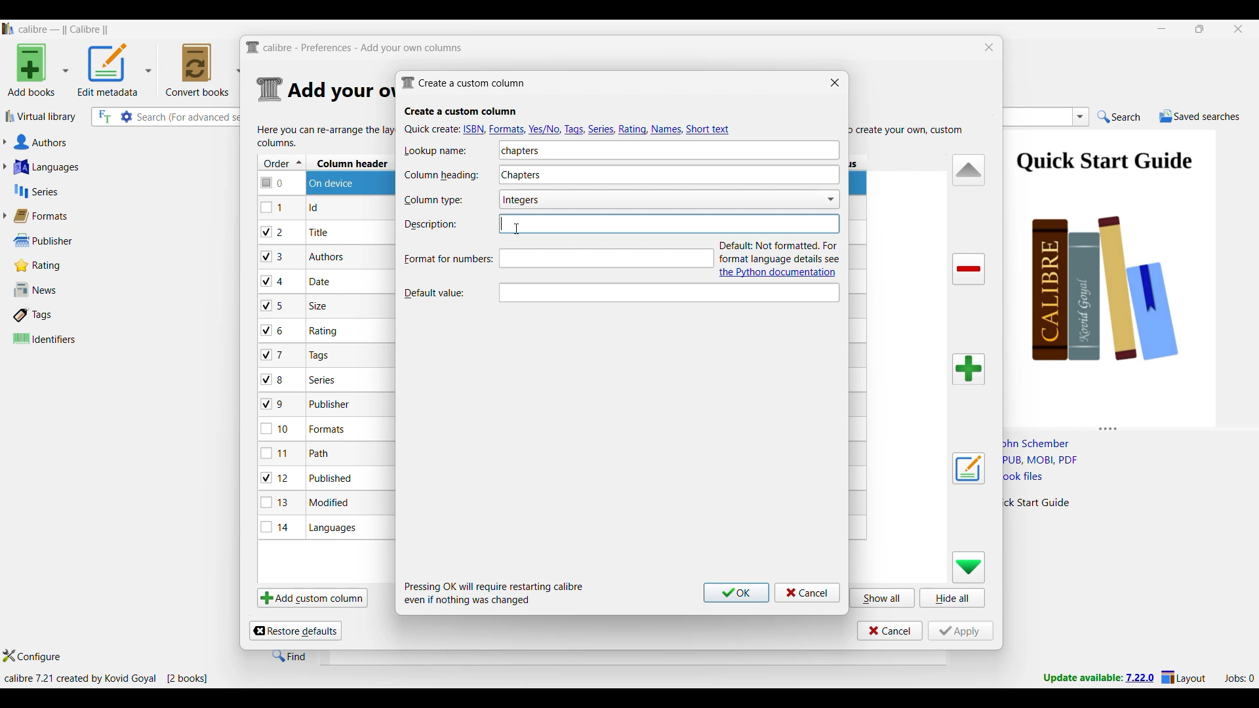  Describe the element at coordinates (1199, 116) in the screenshot. I see `Saved searches` at that location.